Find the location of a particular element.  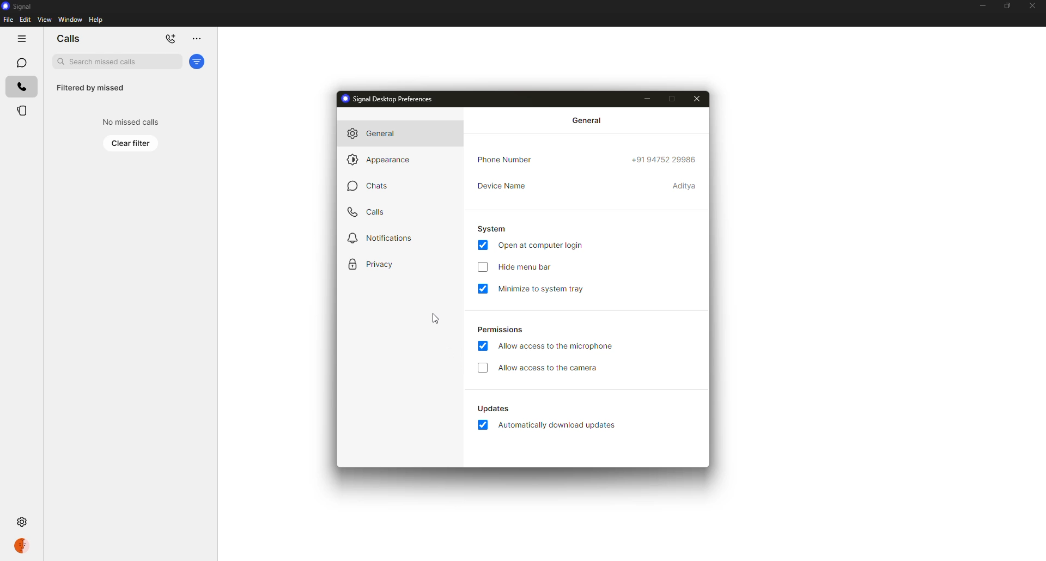

search is located at coordinates (115, 61).